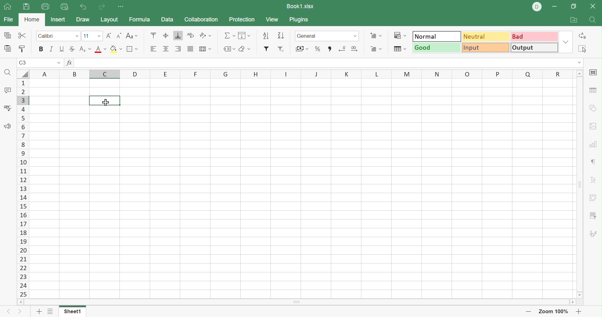 The width and height of the screenshot is (602, 317). What do you see at coordinates (583, 49) in the screenshot?
I see `Select all` at bounding box center [583, 49].